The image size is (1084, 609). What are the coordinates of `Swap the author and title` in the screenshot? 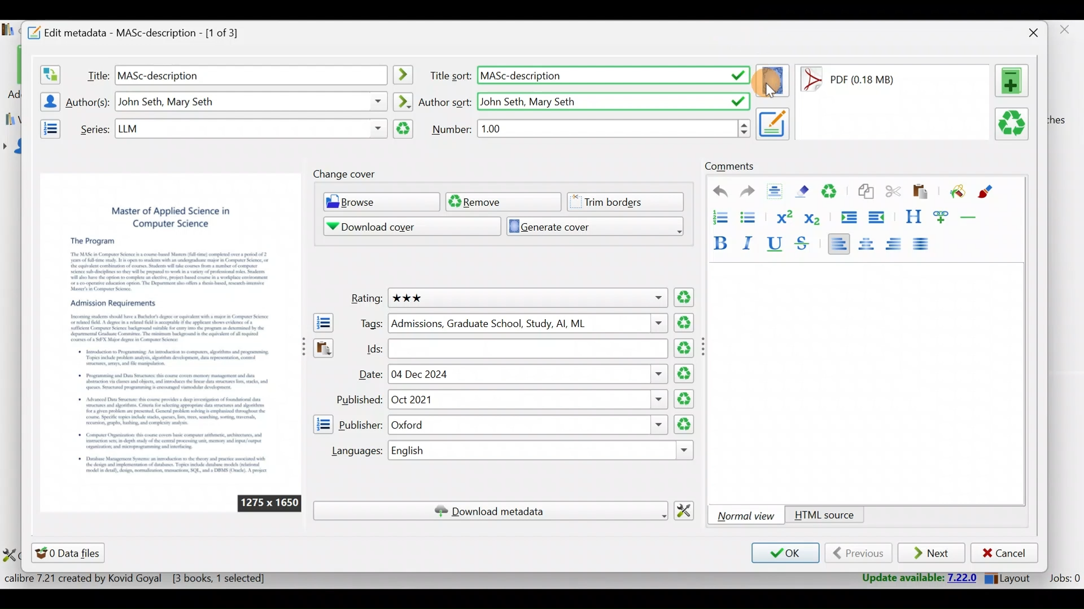 It's located at (49, 72).